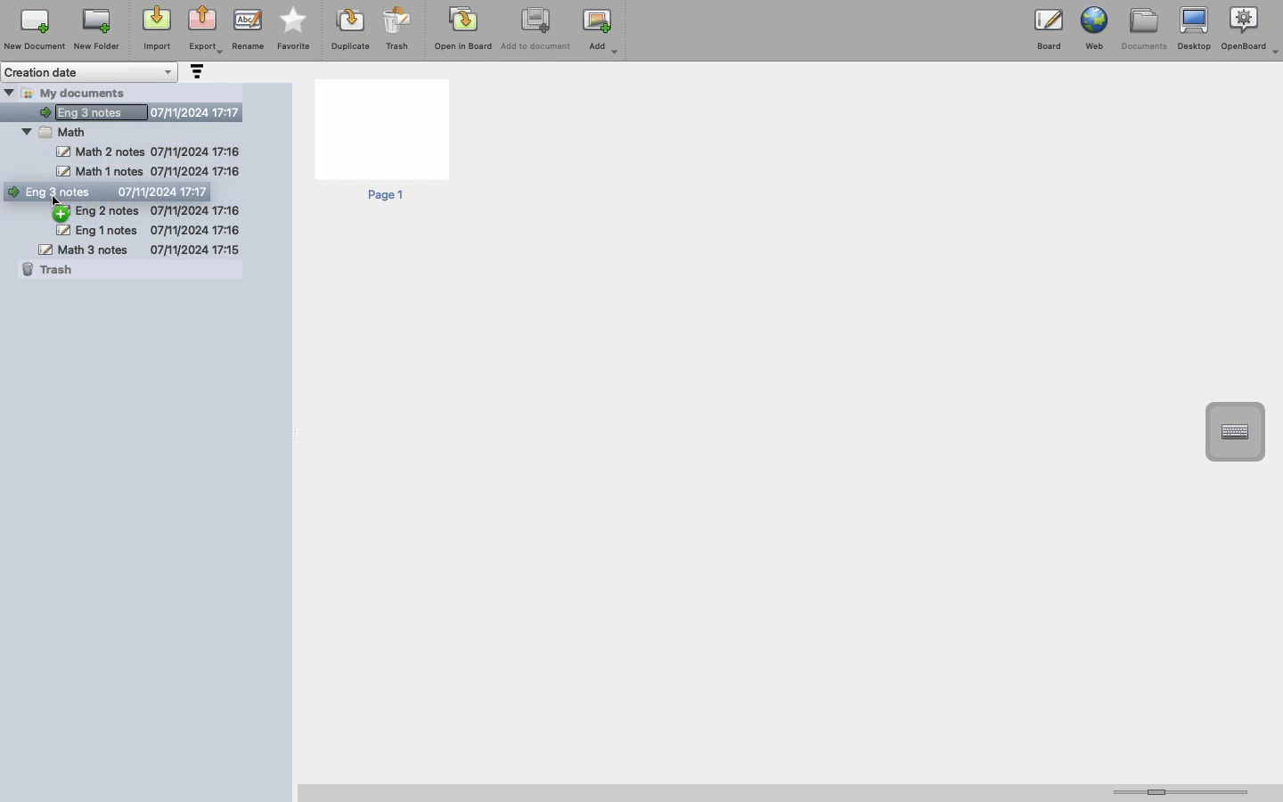 This screenshot has width=1283, height=802. Describe the element at coordinates (139, 249) in the screenshot. I see `Math 3 notes` at that location.